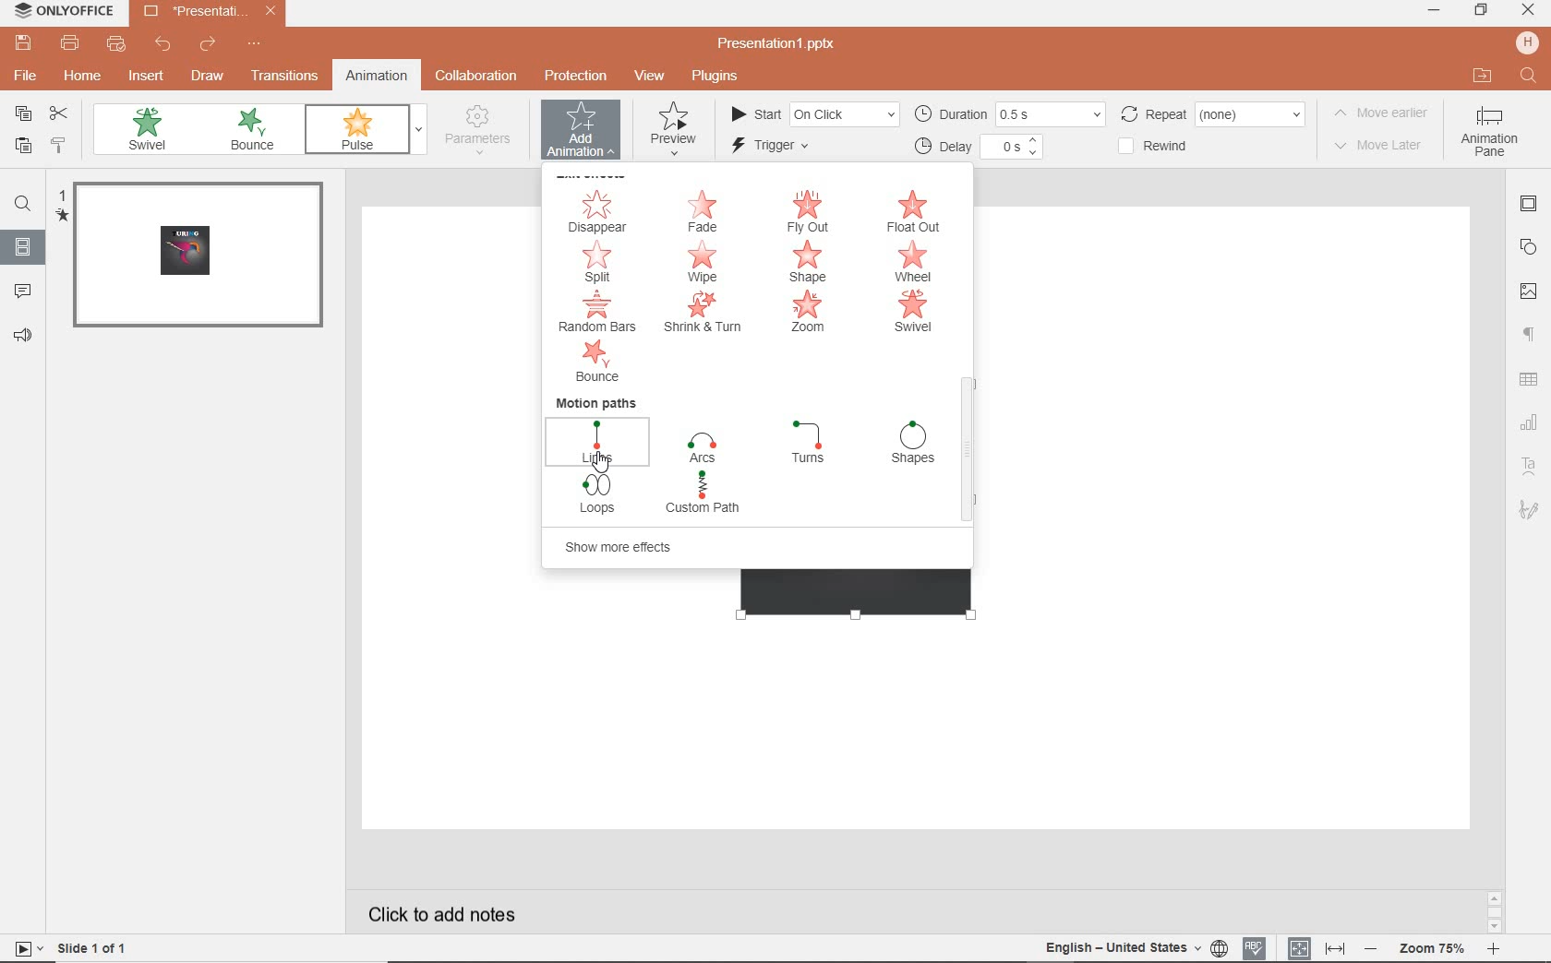 The image size is (1551, 963). What do you see at coordinates (808, 445) in the screenshot?
I see `turns` at bounding box center [808, 445].